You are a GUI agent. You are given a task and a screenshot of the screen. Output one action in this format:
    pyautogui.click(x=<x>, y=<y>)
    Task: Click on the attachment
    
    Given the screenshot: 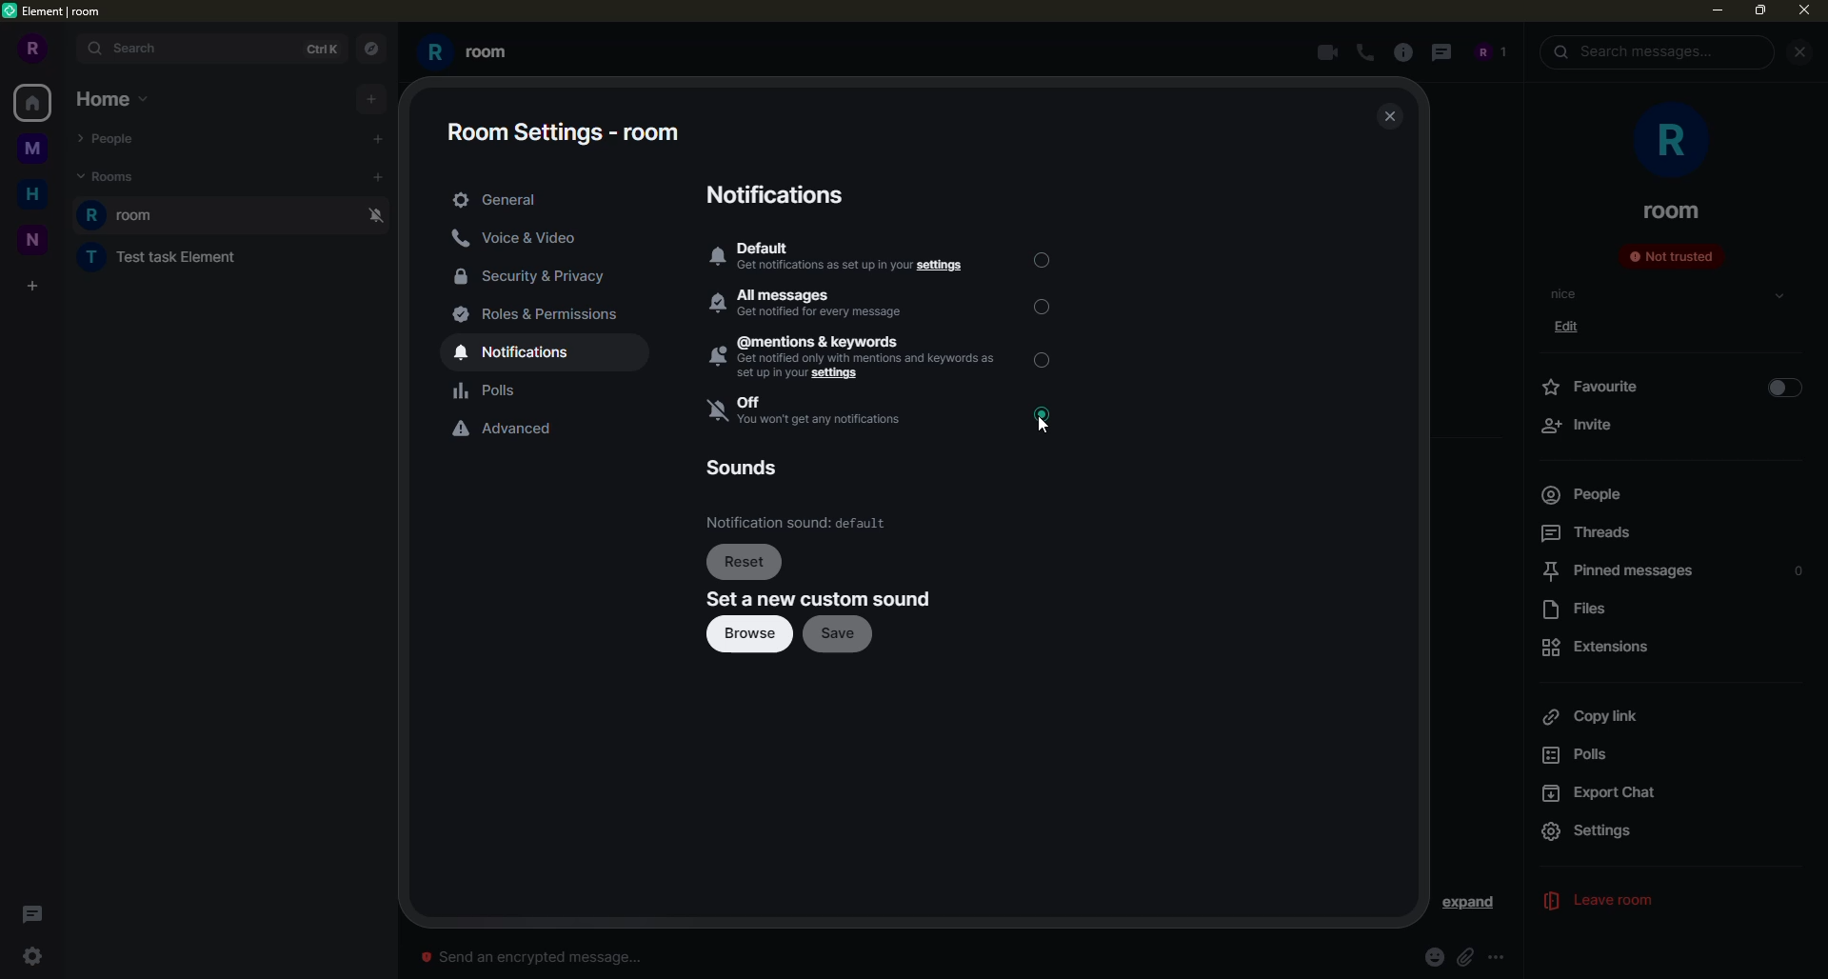 What is the action you would take?
    pyautogui.click(x=1467, y=956)
    